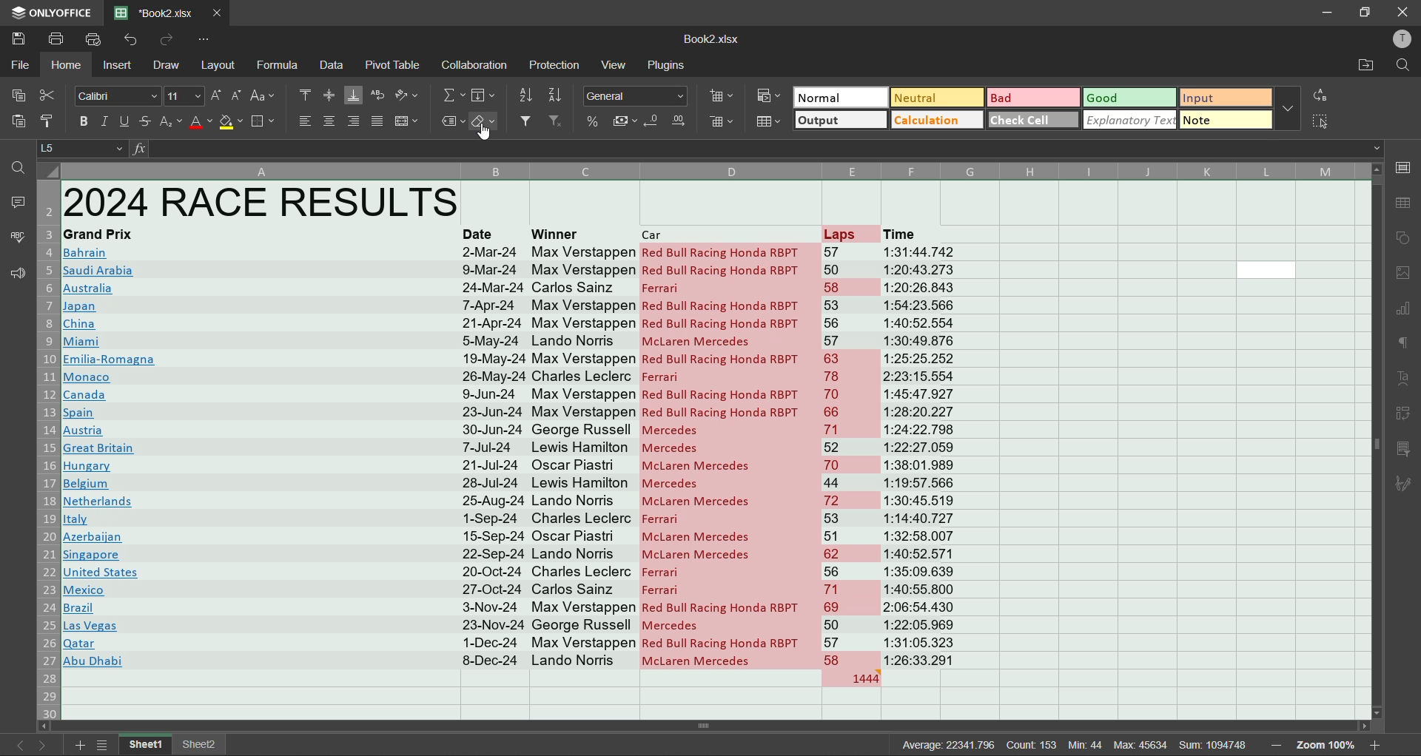 The width and height of the screenshot is (1421, 756). I want to click on text, so click(1404, 378).